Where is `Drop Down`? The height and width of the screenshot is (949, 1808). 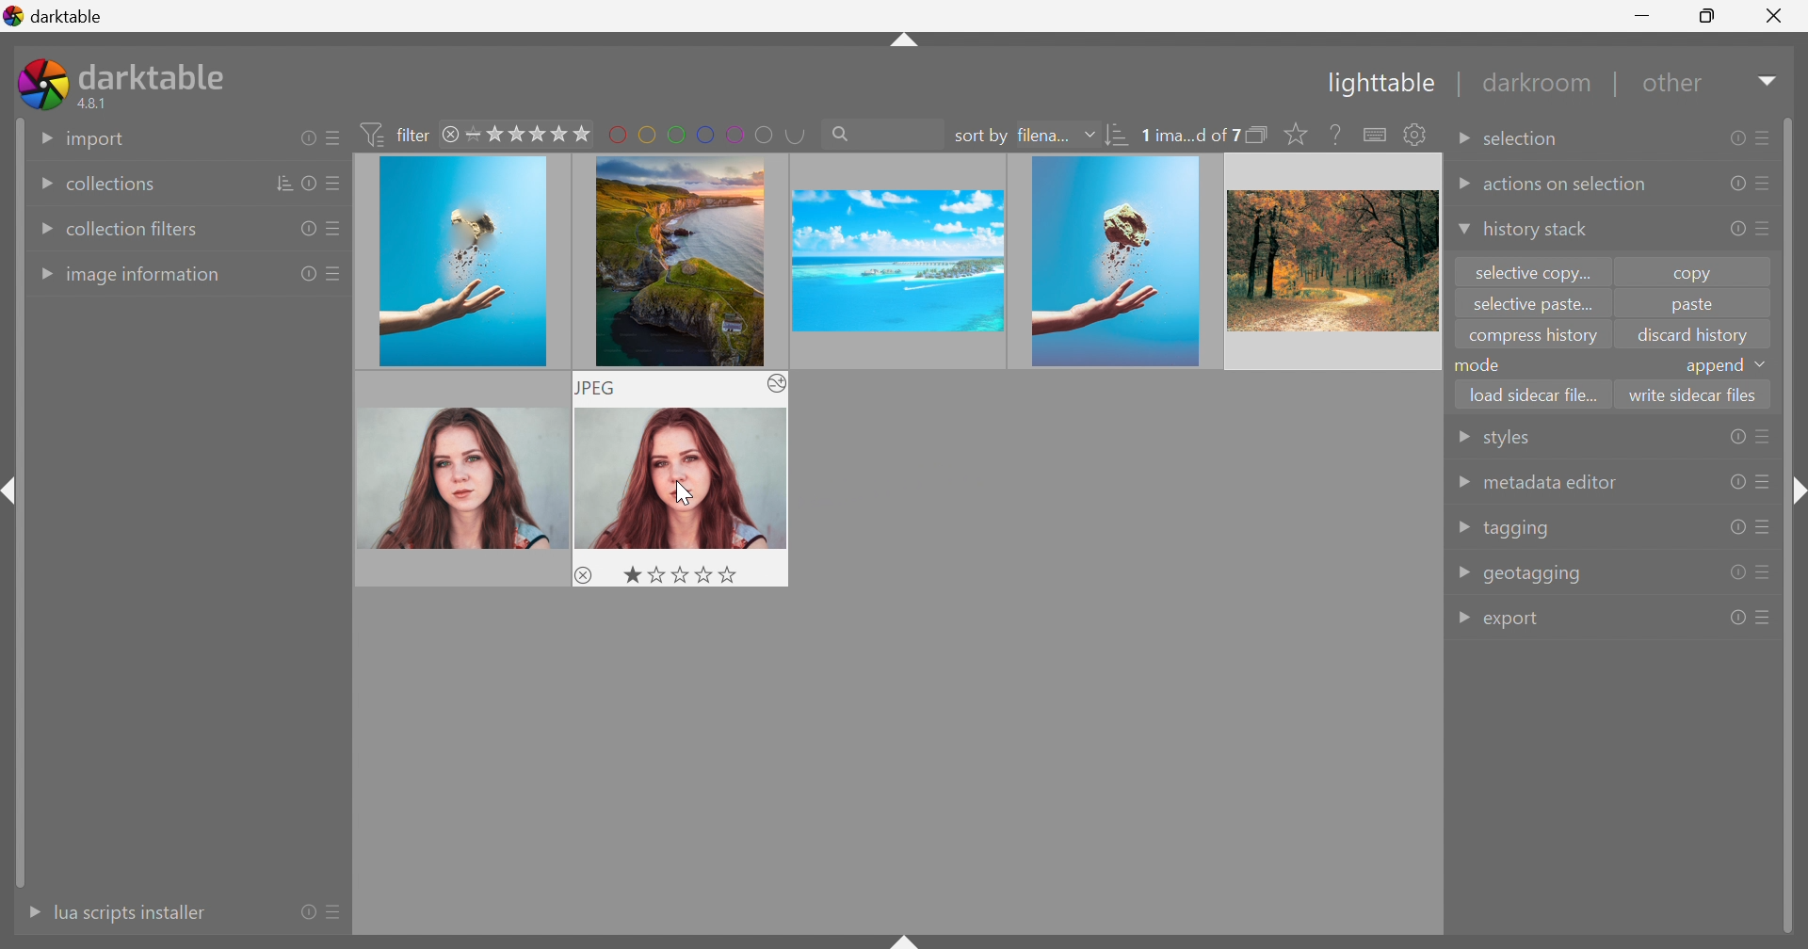 Drop Down is located at coordinates (1461, 438).